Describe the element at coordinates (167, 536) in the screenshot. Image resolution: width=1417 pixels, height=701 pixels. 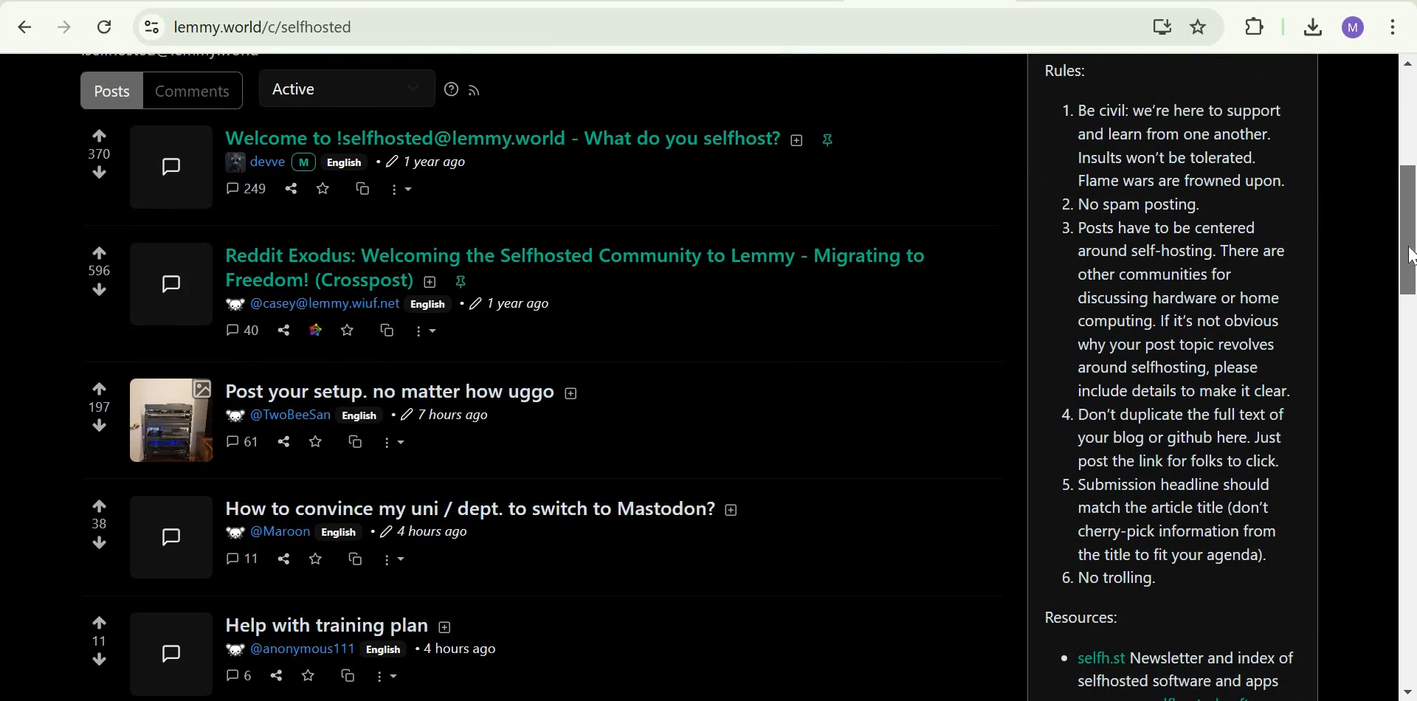
I see `expand here` at that location.